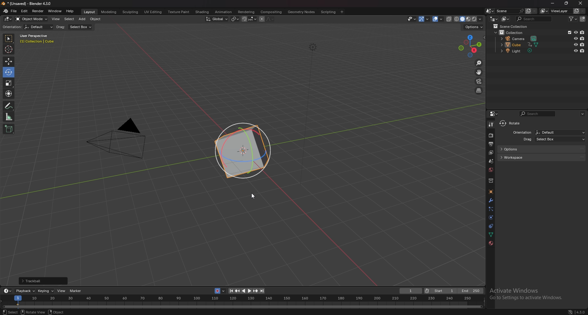 This screenshot has width=588, height=315. Describe the element at coordinates (43, 281) in the screenshot. I see `trackball` at that location.